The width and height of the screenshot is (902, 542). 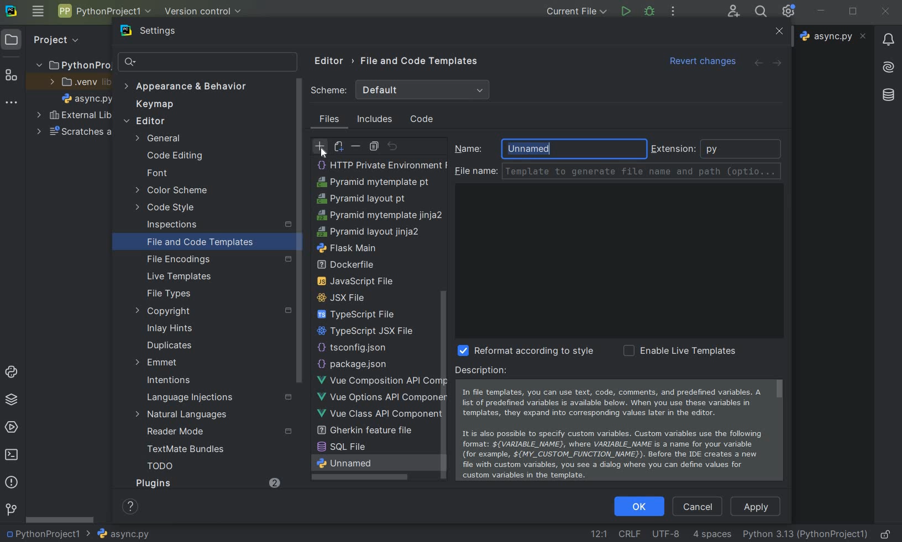 I want to click on database, so click(x=889, y=98).